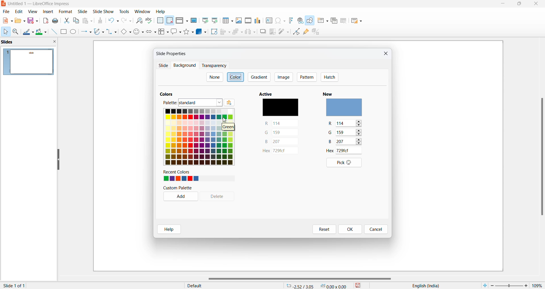 The image size is (545, 289). I want to click on tools, so click(125, 11).